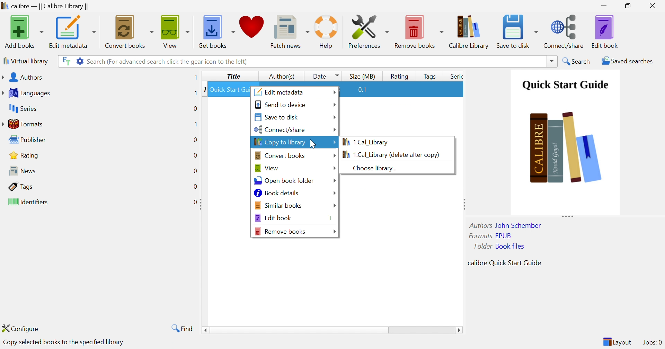  What do you see at coordinates (276, 193) in the screenshot?
I see `Book details` at bounding box center [276, 193].